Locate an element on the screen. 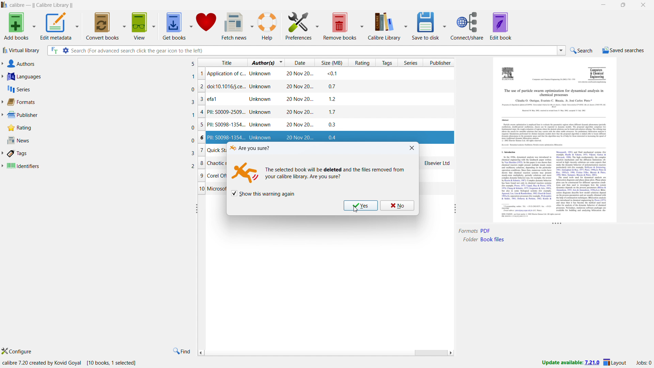 The height and width of the screenshot is (368, 654). convert books options is located at coordinates (125, 26).